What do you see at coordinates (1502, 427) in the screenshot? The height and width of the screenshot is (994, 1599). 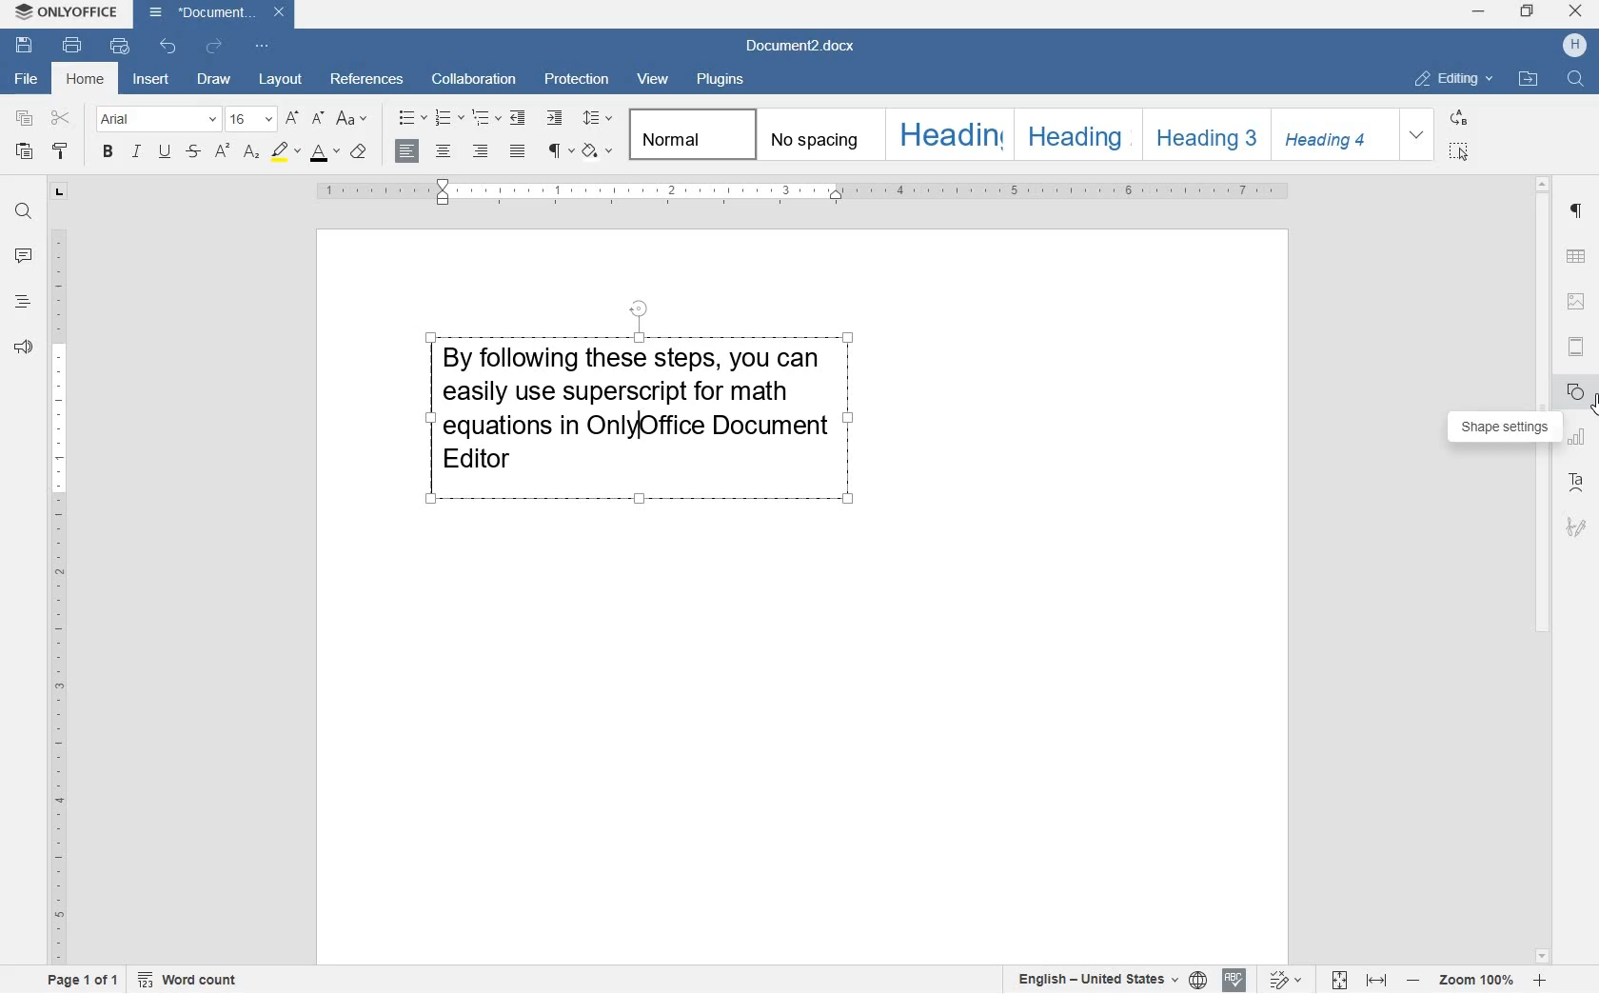 I see `shape settings` at bounding box center [1502, 427].